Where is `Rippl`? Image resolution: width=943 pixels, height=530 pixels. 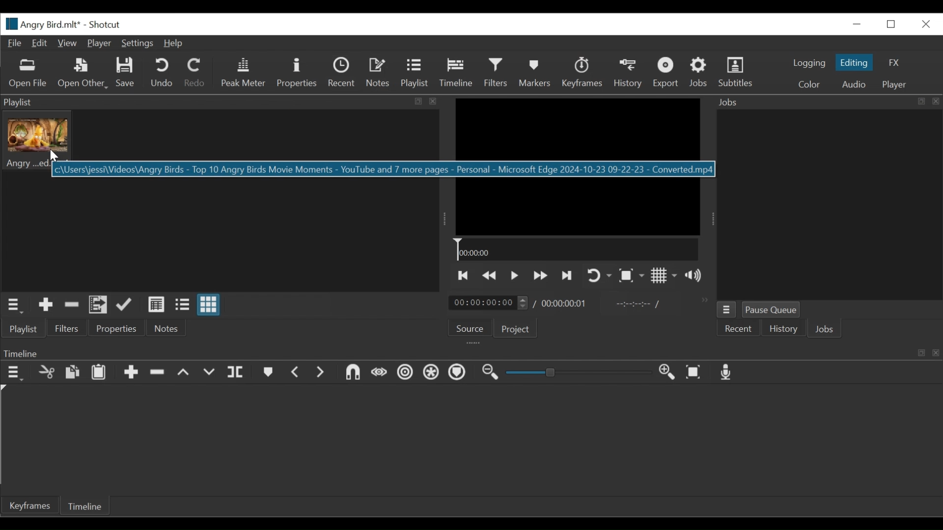 Rippl is located at coordinates (407, 373).